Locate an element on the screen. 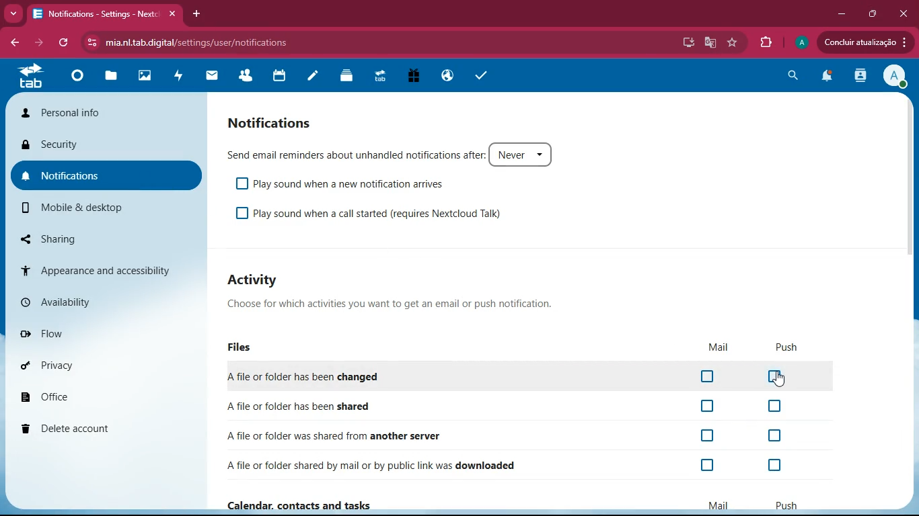 The width and height of the screenshot is (919, 516). activity is located at coordinates (860, 77).